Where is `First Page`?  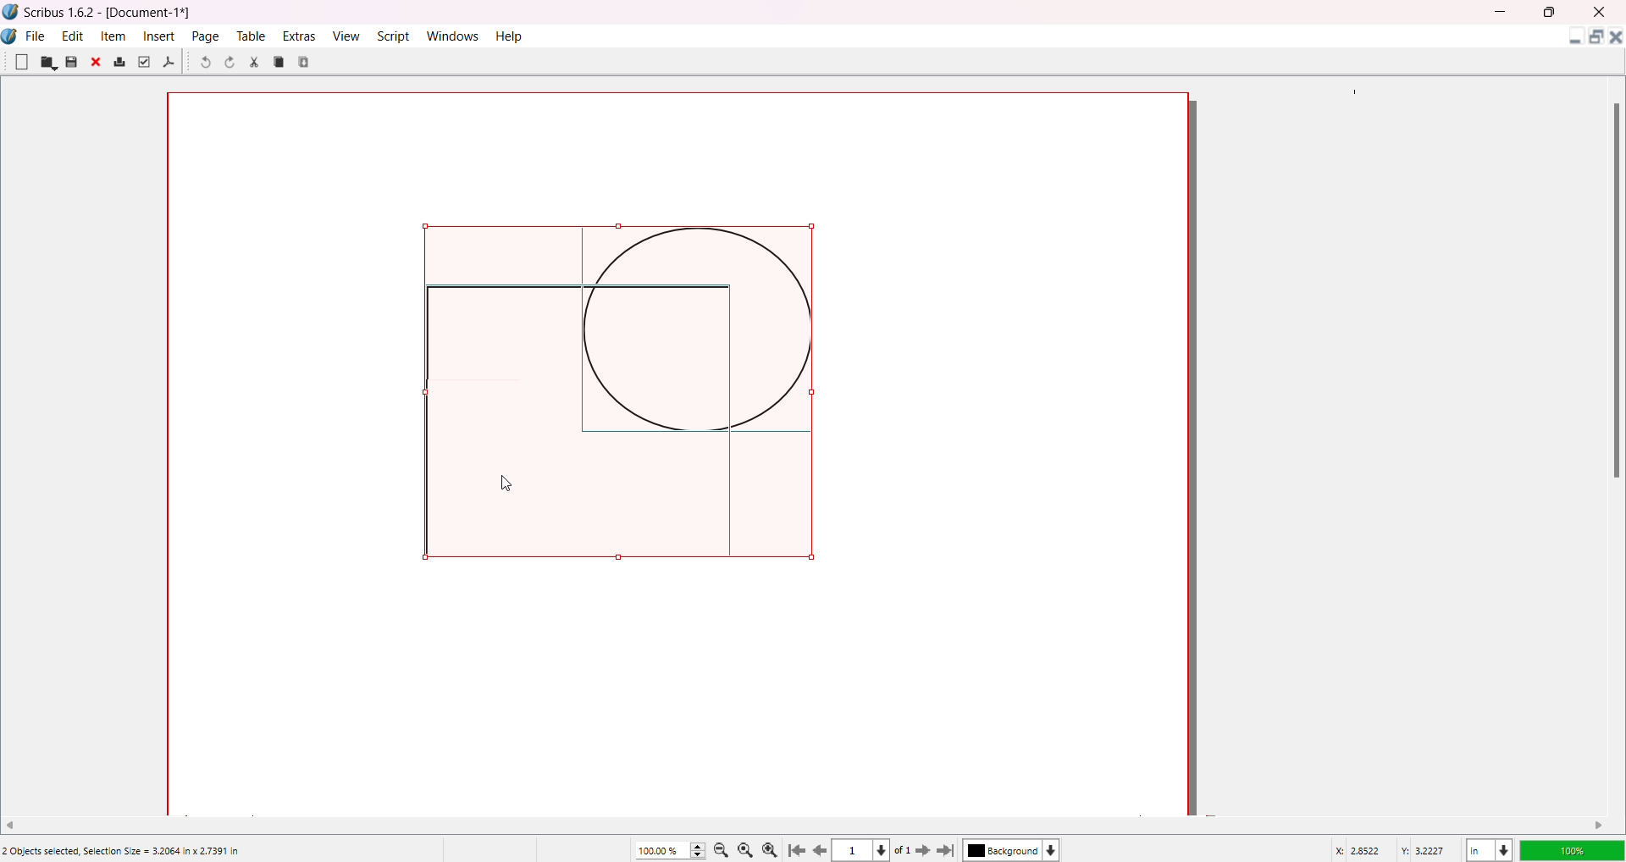 First Page is located at coordinates (799, 848).